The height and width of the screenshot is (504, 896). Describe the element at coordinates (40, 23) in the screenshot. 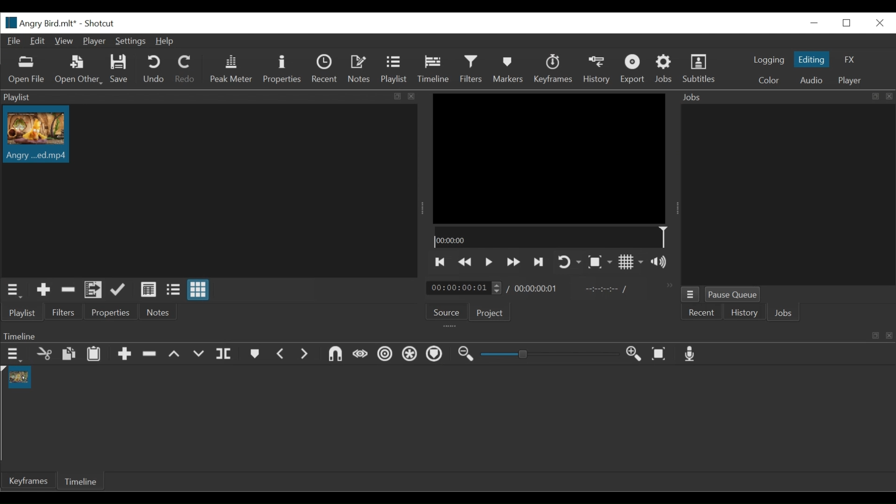

I see `File Name` at that location.